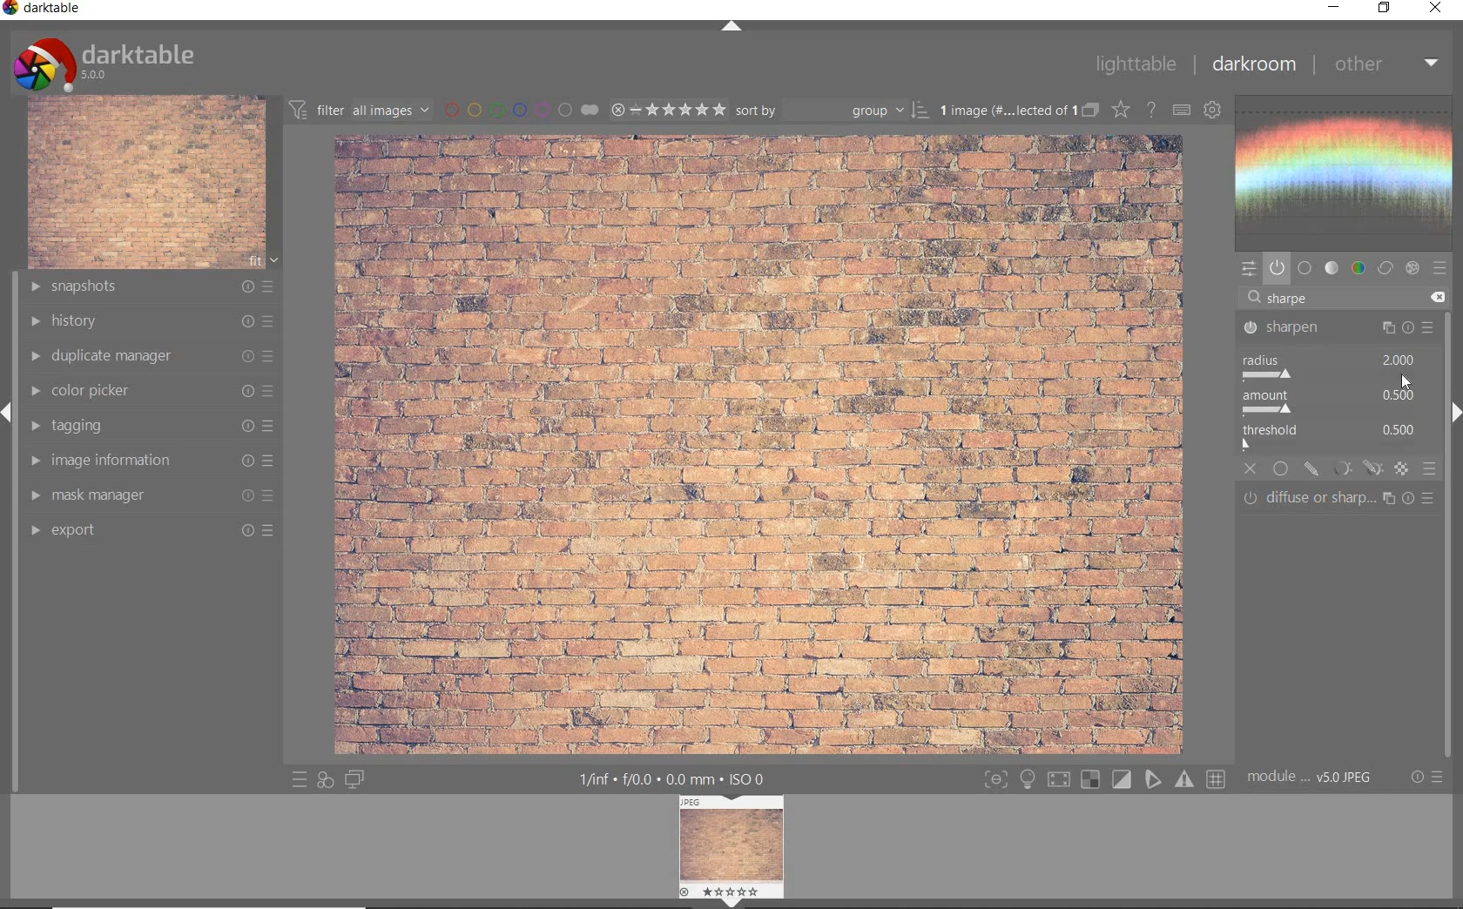  I want to click on module ...v5.0 JPEG, so click(1310, 779).